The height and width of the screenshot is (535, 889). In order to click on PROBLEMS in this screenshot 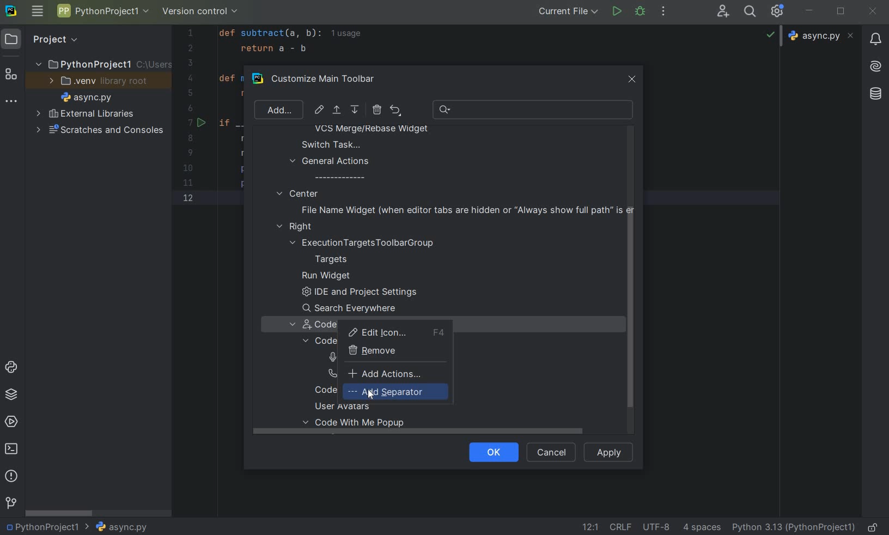, I will do `click(13, 477)`.